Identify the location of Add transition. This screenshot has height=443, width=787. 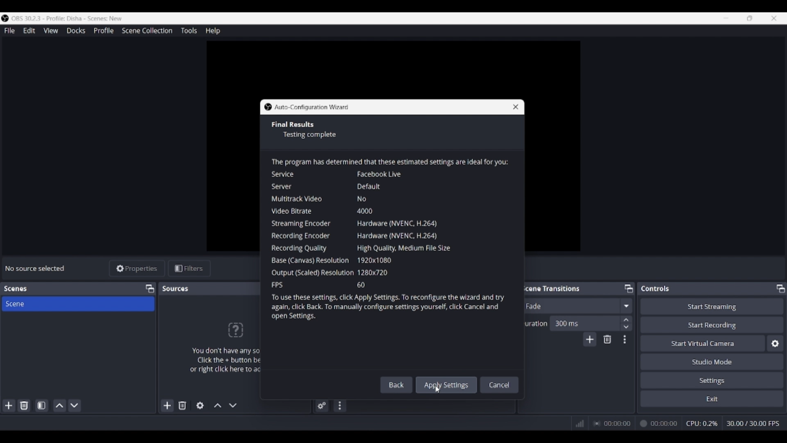
(589, 339).